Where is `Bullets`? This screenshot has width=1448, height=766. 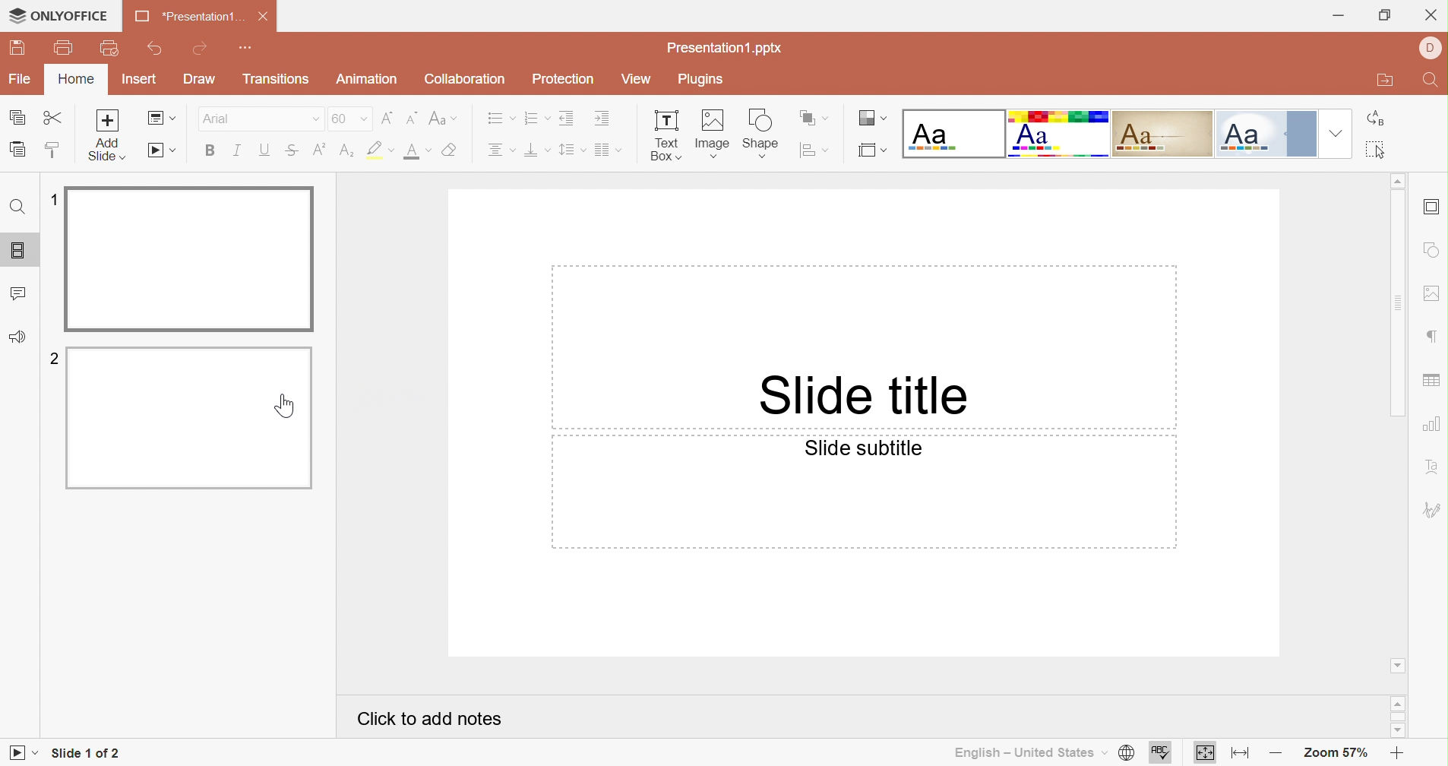 Bullets is located at coordinates (498, 118).